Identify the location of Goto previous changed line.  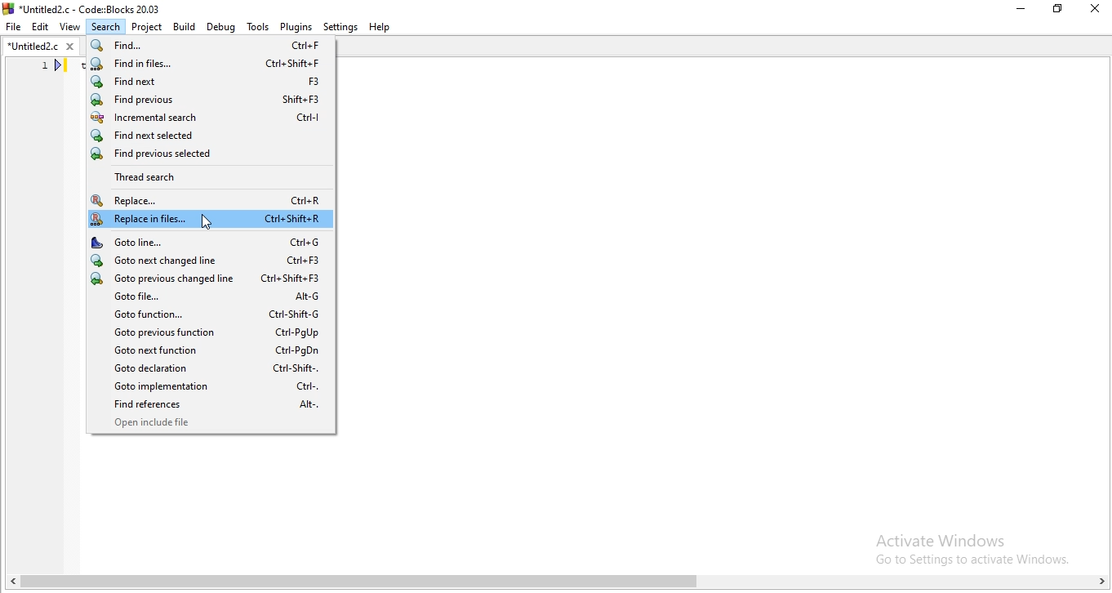
(210, 278).